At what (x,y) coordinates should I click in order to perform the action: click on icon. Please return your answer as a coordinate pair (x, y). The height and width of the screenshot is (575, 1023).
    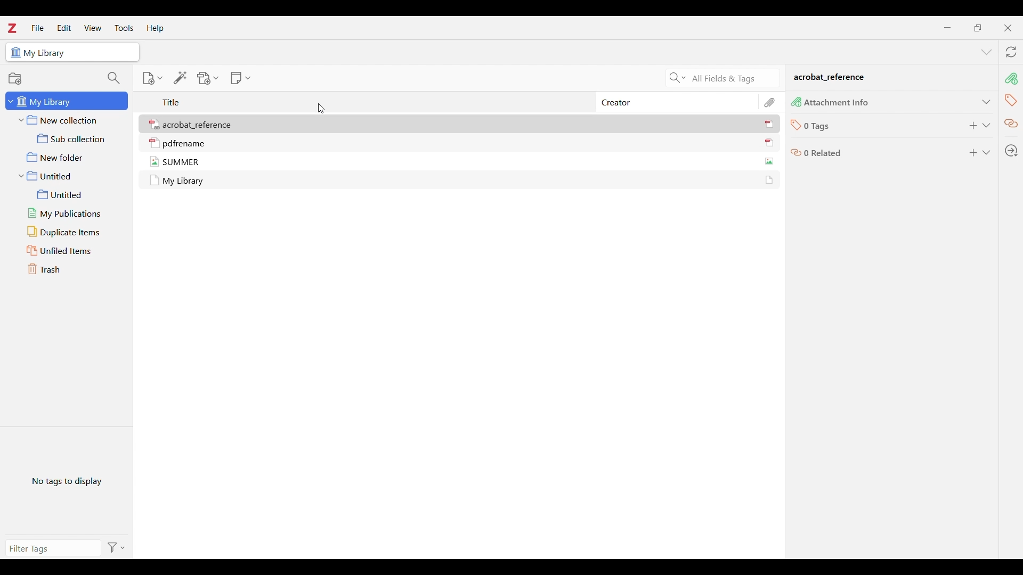
    Looking at the image, I should click on (769, 161).